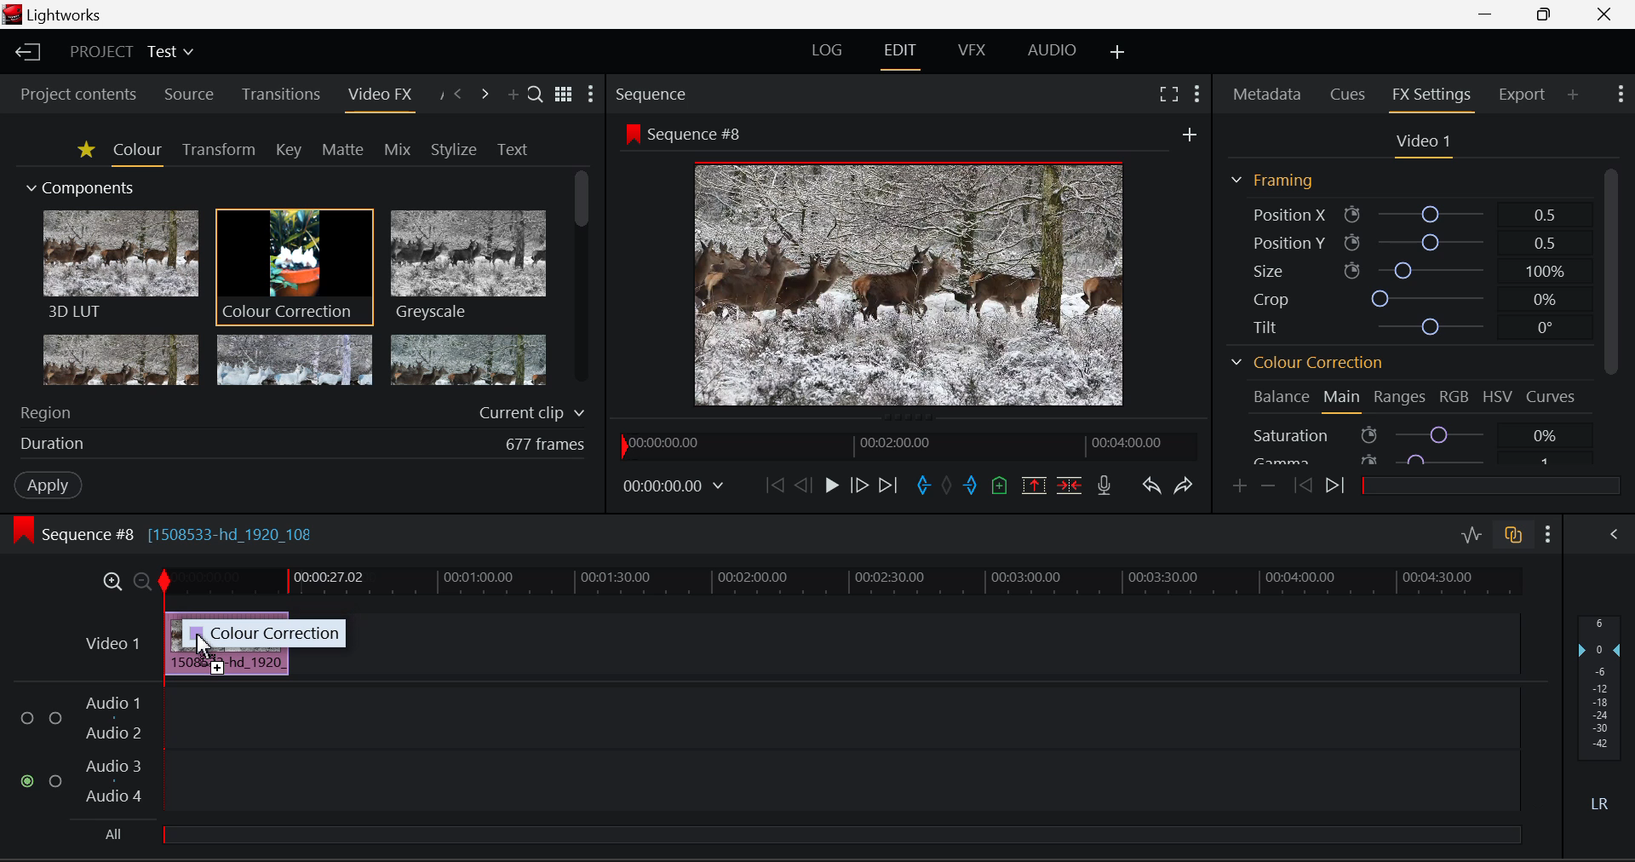  What do you see at coordinates (142, 583) in the screenshot?
I see `Timeline Zoom Out` at bounding box center [142, 583].